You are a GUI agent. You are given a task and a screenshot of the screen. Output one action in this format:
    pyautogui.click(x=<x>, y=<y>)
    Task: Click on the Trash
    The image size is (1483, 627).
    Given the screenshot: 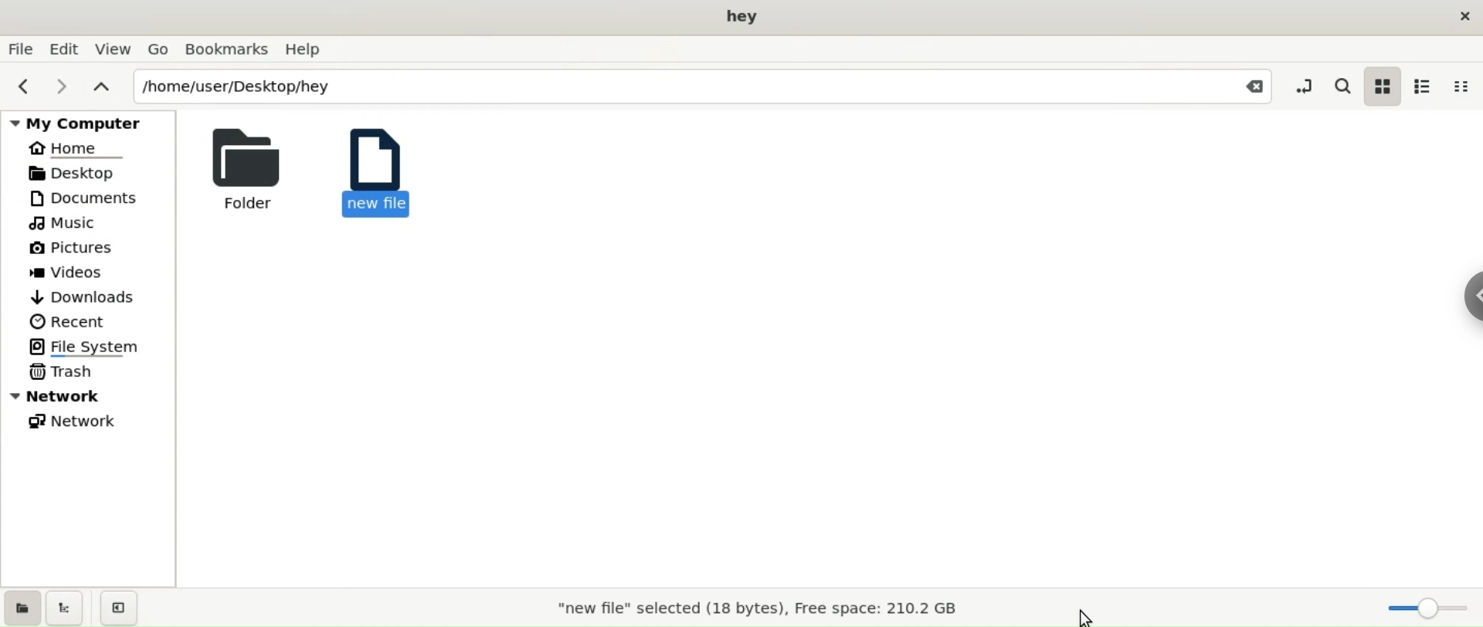 What is the action you would take?
    pyautogui.click(x=63, y=373)
    